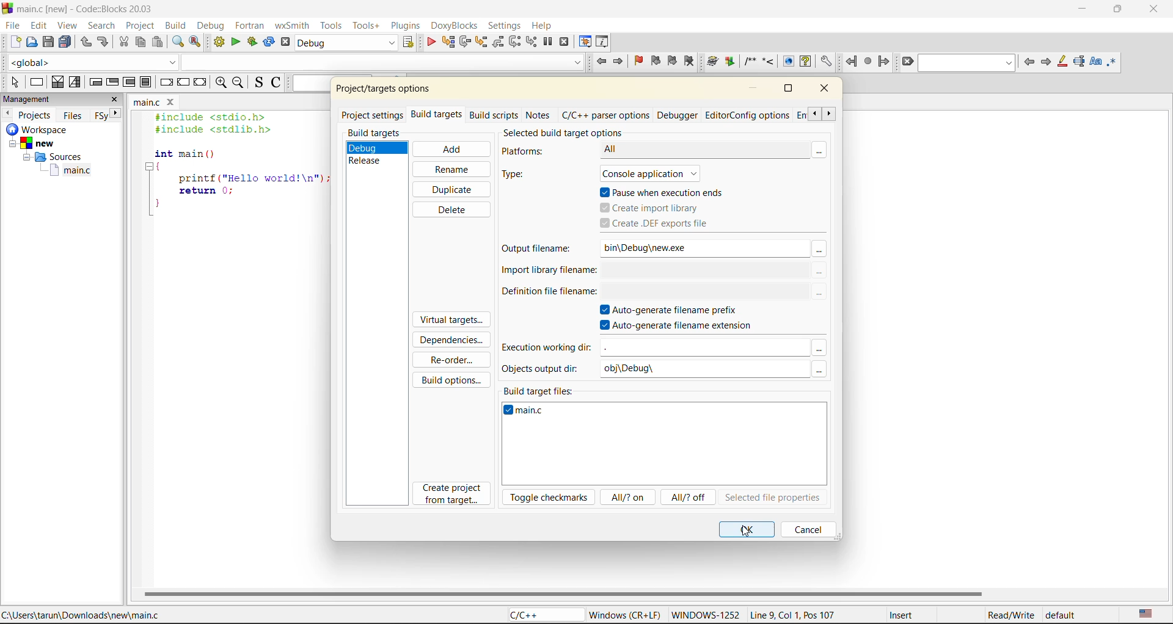  Describe the element at coordinates (456, 342) in the screenshot. I see `dependencies` at that location.